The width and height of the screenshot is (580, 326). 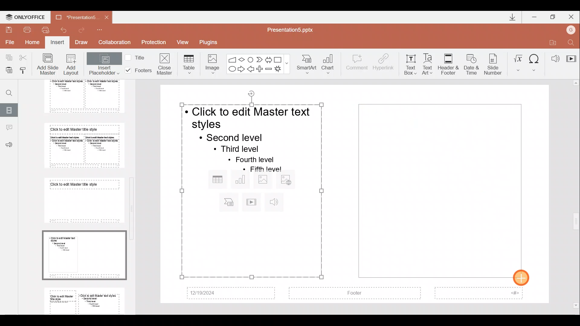 I want to click on Flowchart - manual input, so click(x=232, y=59).